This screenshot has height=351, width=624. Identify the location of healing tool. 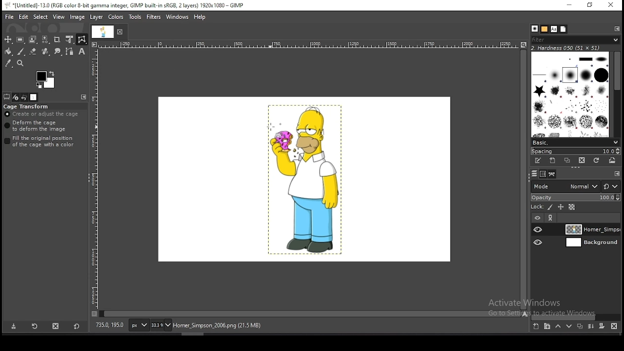
(45, 51).